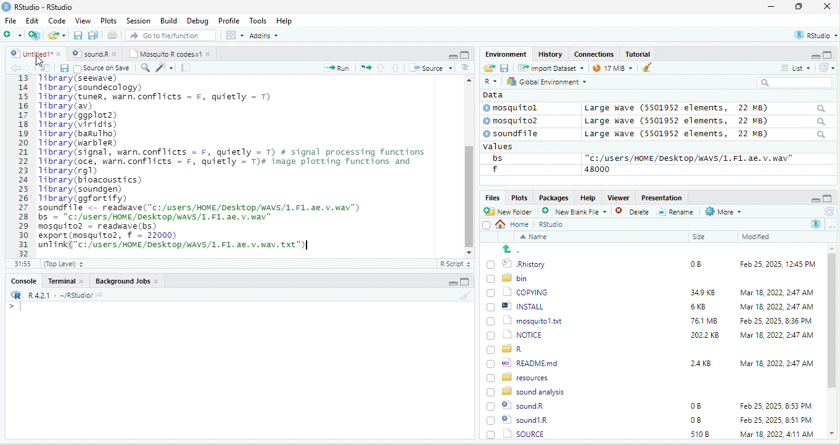 The image size is (840, 445). I want to click on + Source +, so click(430, 67).